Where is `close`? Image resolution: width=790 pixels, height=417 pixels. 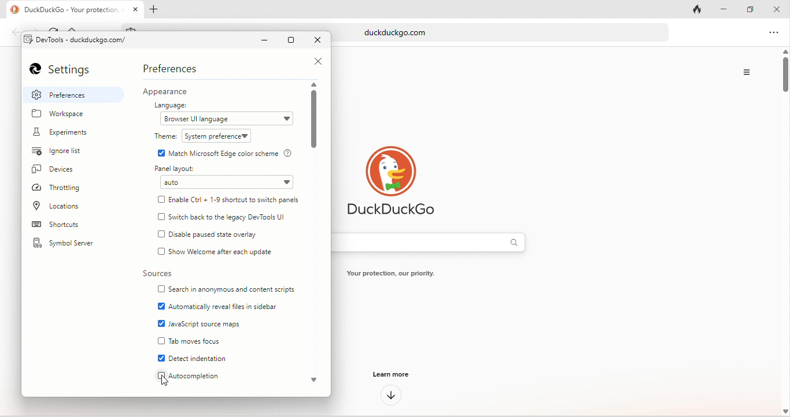
close is located at coordinates (314, 61).